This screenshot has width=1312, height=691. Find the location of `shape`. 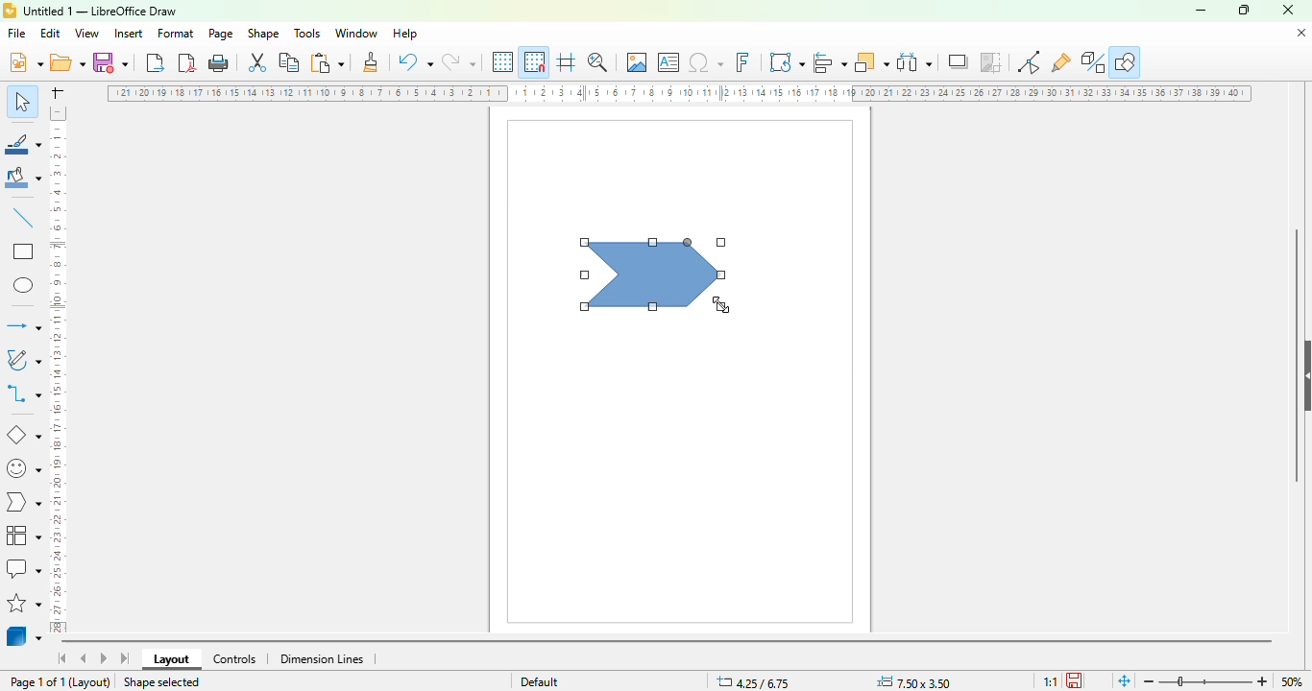

shape is located at coordinates (263, 33).